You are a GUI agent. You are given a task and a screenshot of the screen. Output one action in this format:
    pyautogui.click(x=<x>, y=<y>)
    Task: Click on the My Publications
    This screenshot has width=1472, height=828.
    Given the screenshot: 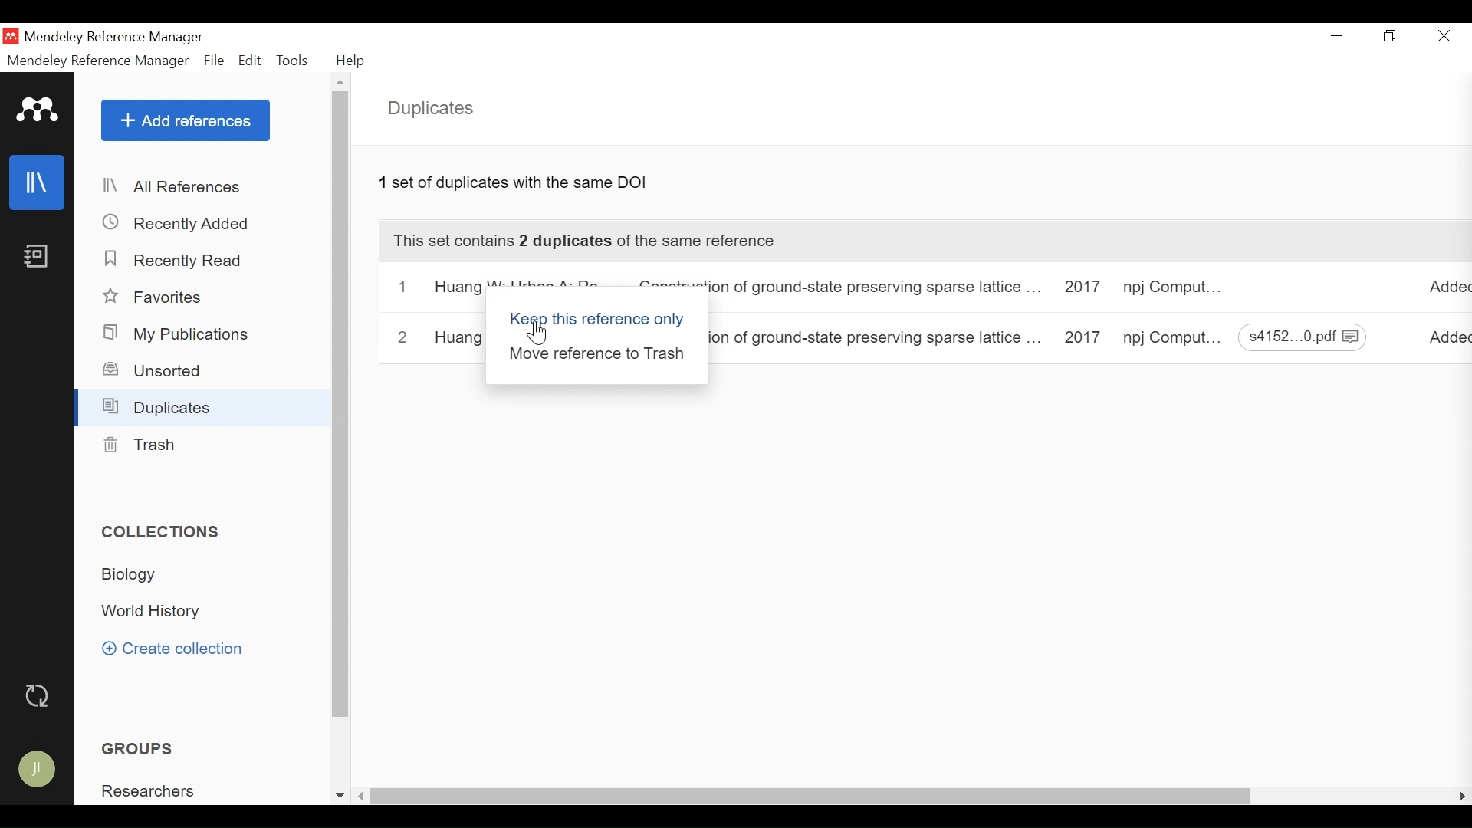 What is the action you would take?
    pyautogui.click(x=176, y=335)
    